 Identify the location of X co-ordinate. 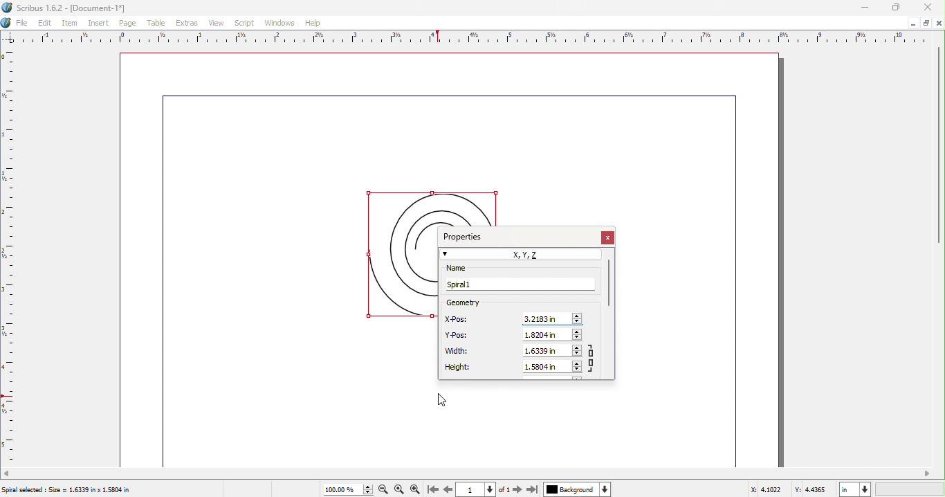
(769, 490).